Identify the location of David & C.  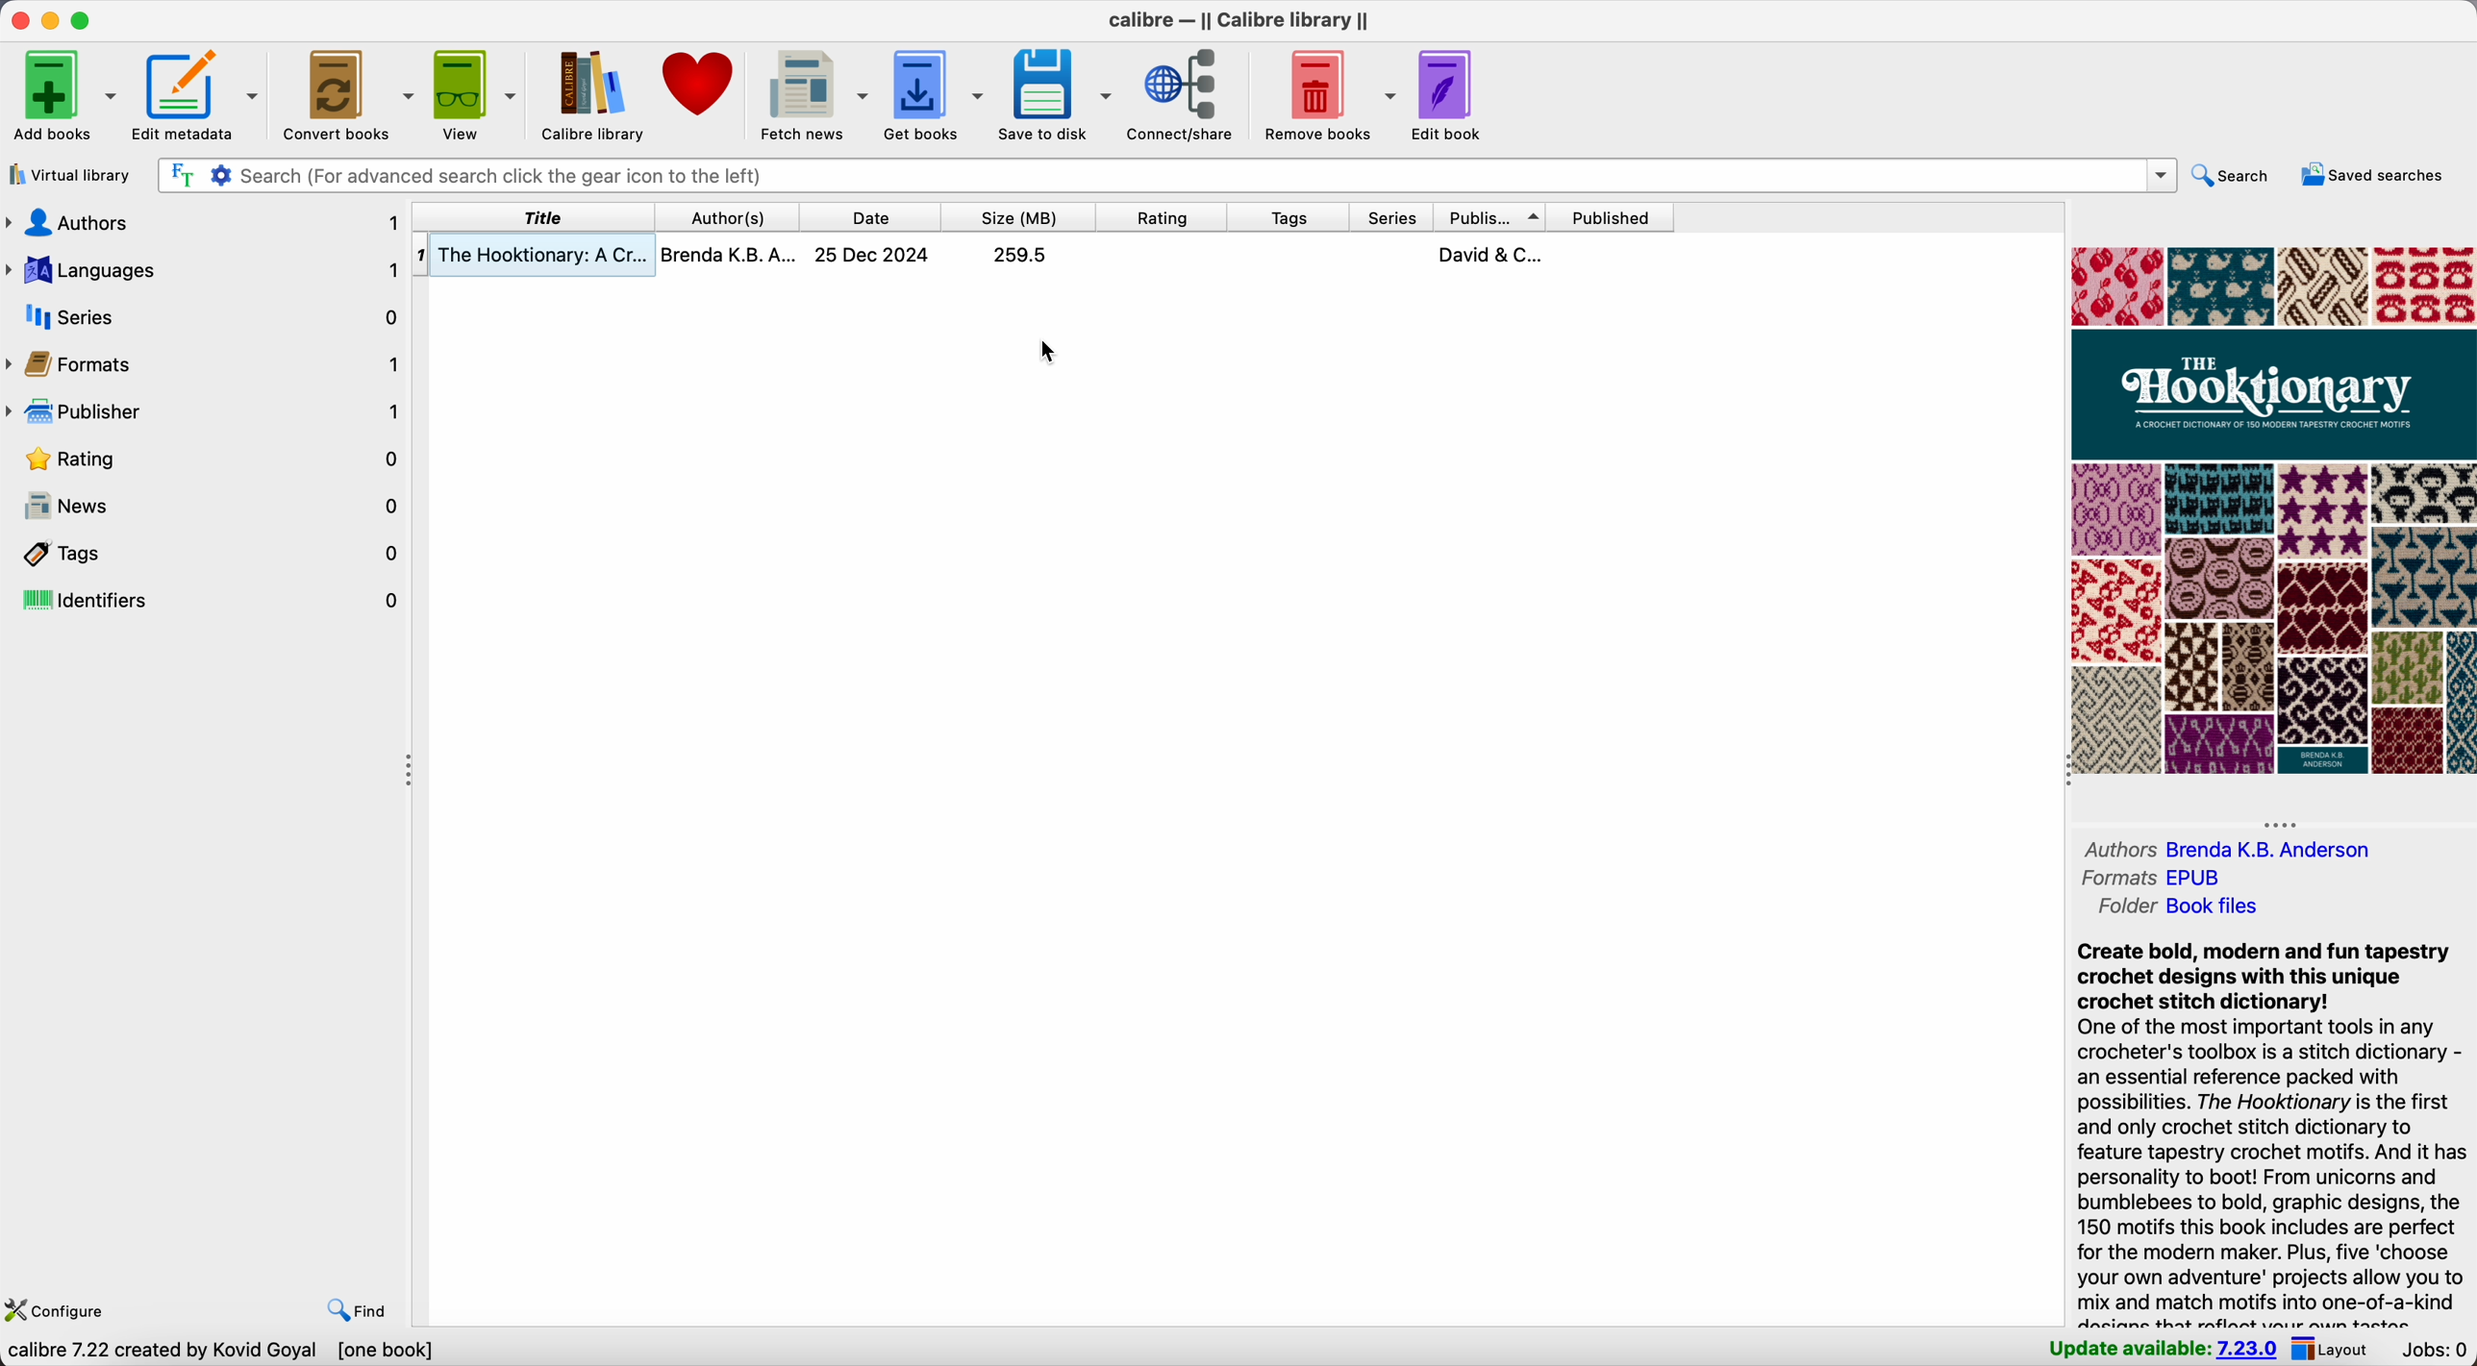
(1493, 254).